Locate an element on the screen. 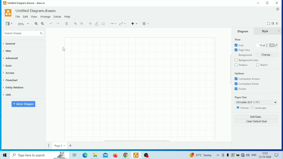 This screenshot has width=283, height=159. cursor is located at coordinates (64, 49).